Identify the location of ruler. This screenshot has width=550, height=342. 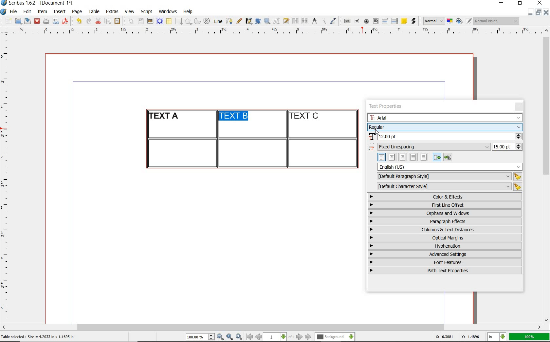
(7, 179).